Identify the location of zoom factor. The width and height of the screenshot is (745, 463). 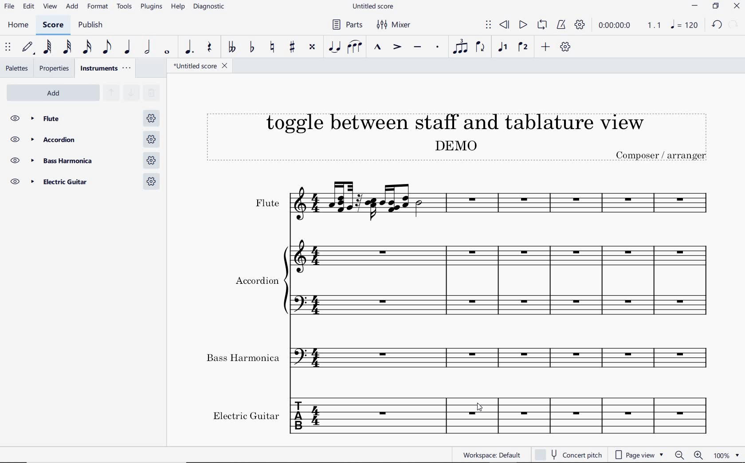
(725, 455).